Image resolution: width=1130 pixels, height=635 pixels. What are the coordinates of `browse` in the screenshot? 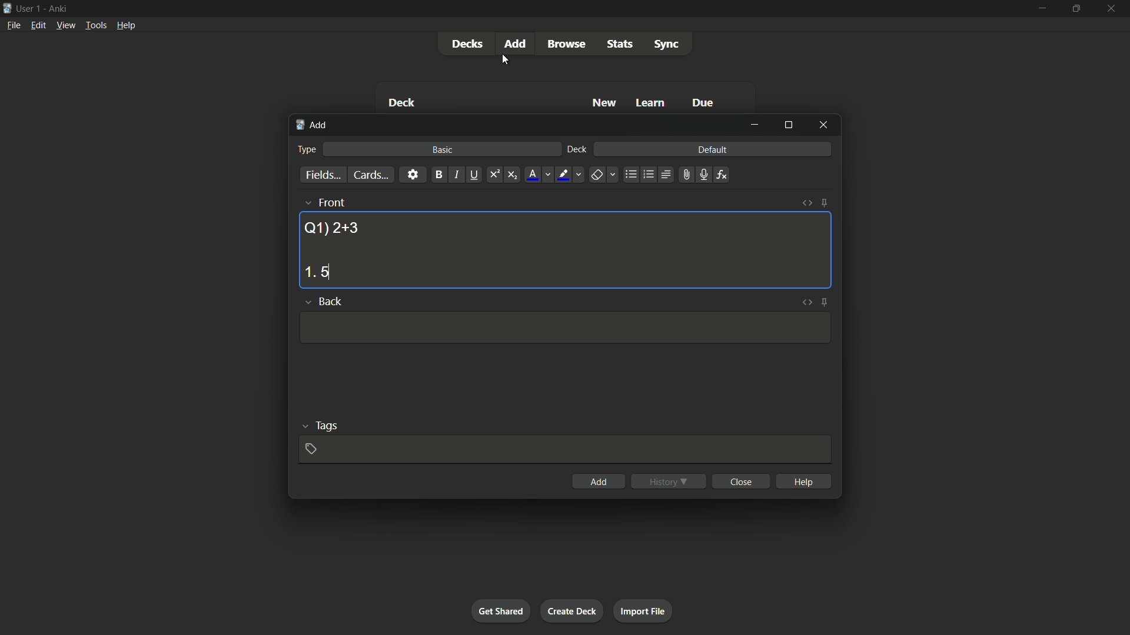 It's located at (566, 44).